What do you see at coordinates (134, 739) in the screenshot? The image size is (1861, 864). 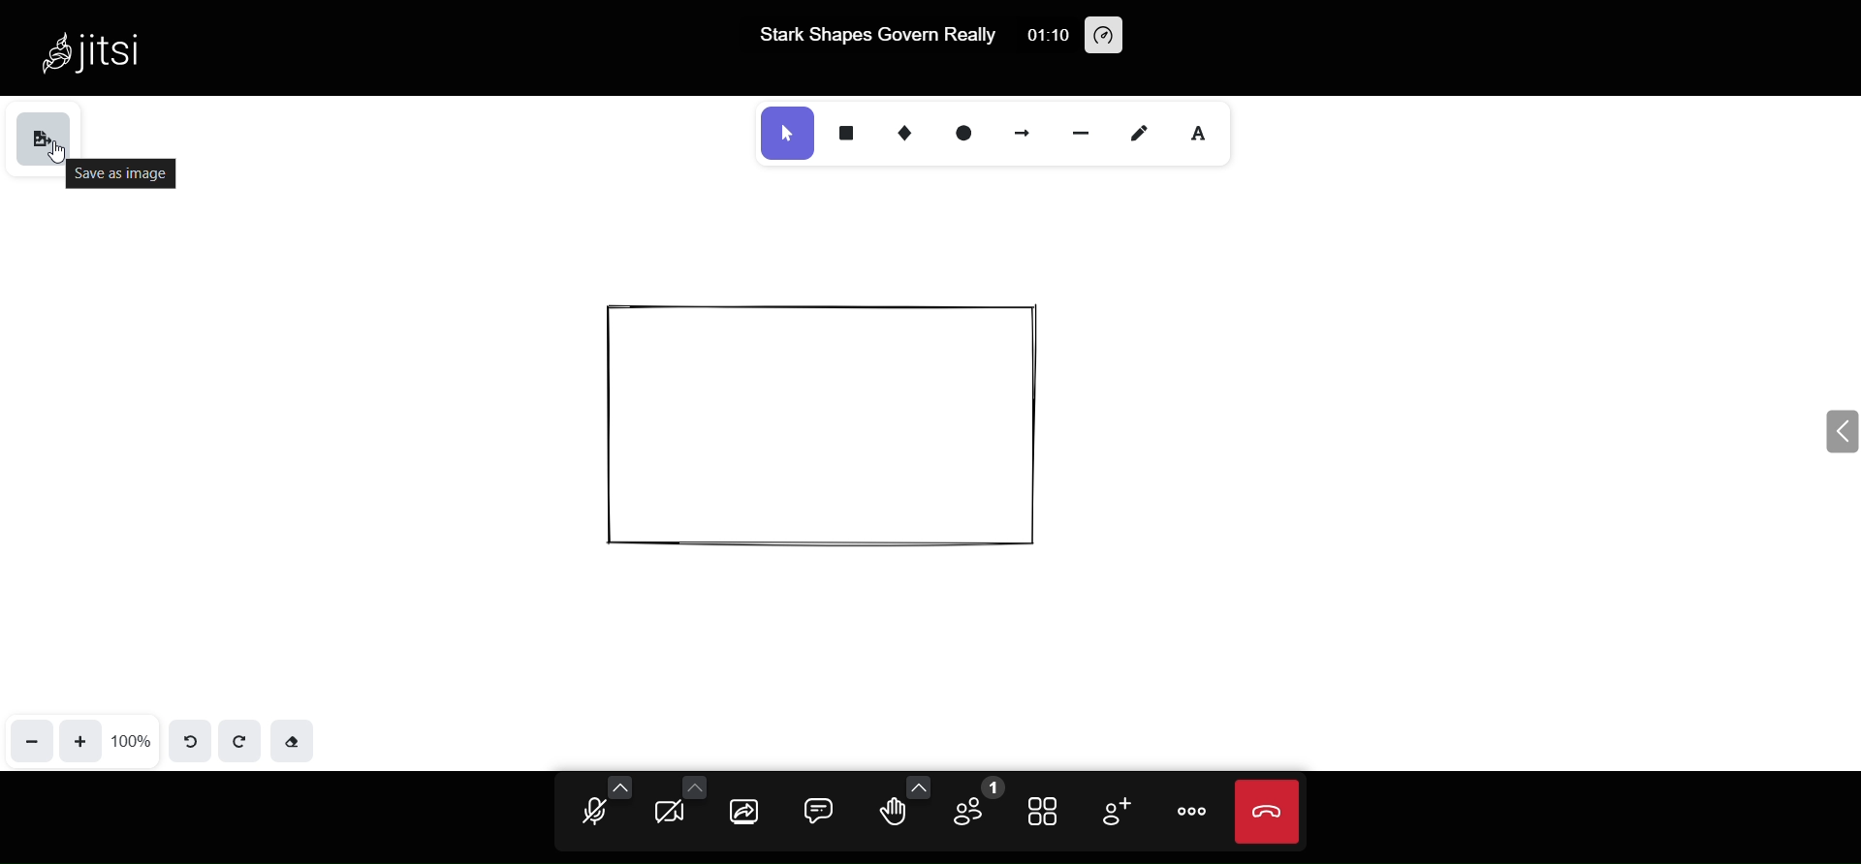 I see `zoom percentage` at bounding box center [134, 739].